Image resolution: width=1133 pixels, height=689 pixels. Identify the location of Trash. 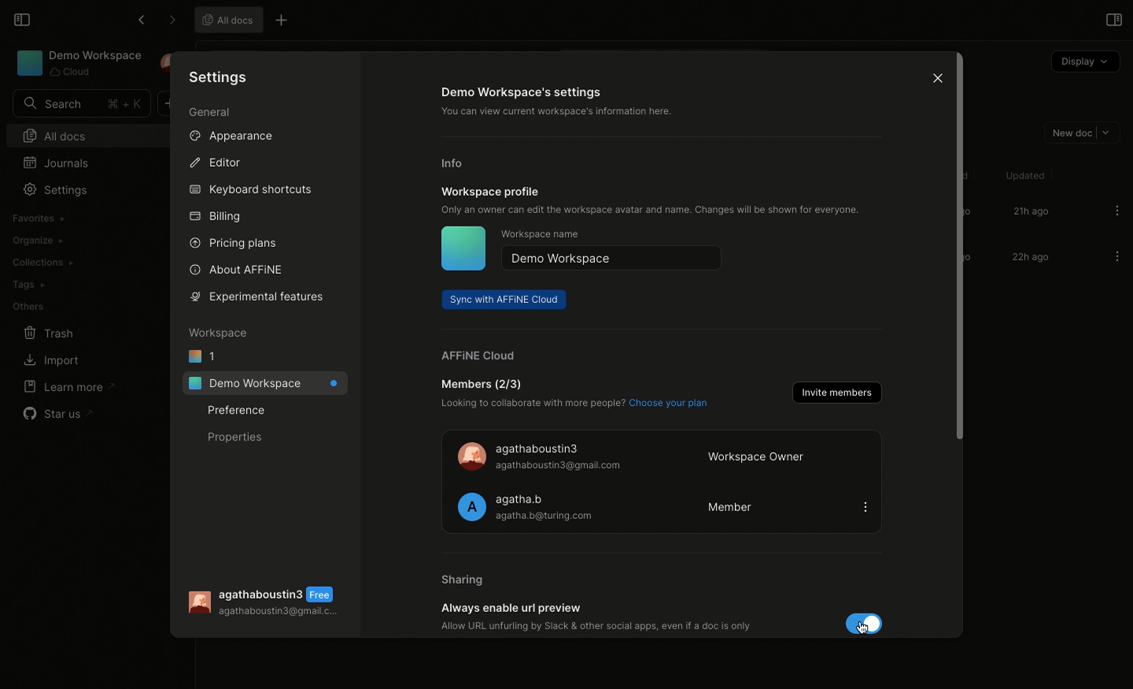
(49, 333).